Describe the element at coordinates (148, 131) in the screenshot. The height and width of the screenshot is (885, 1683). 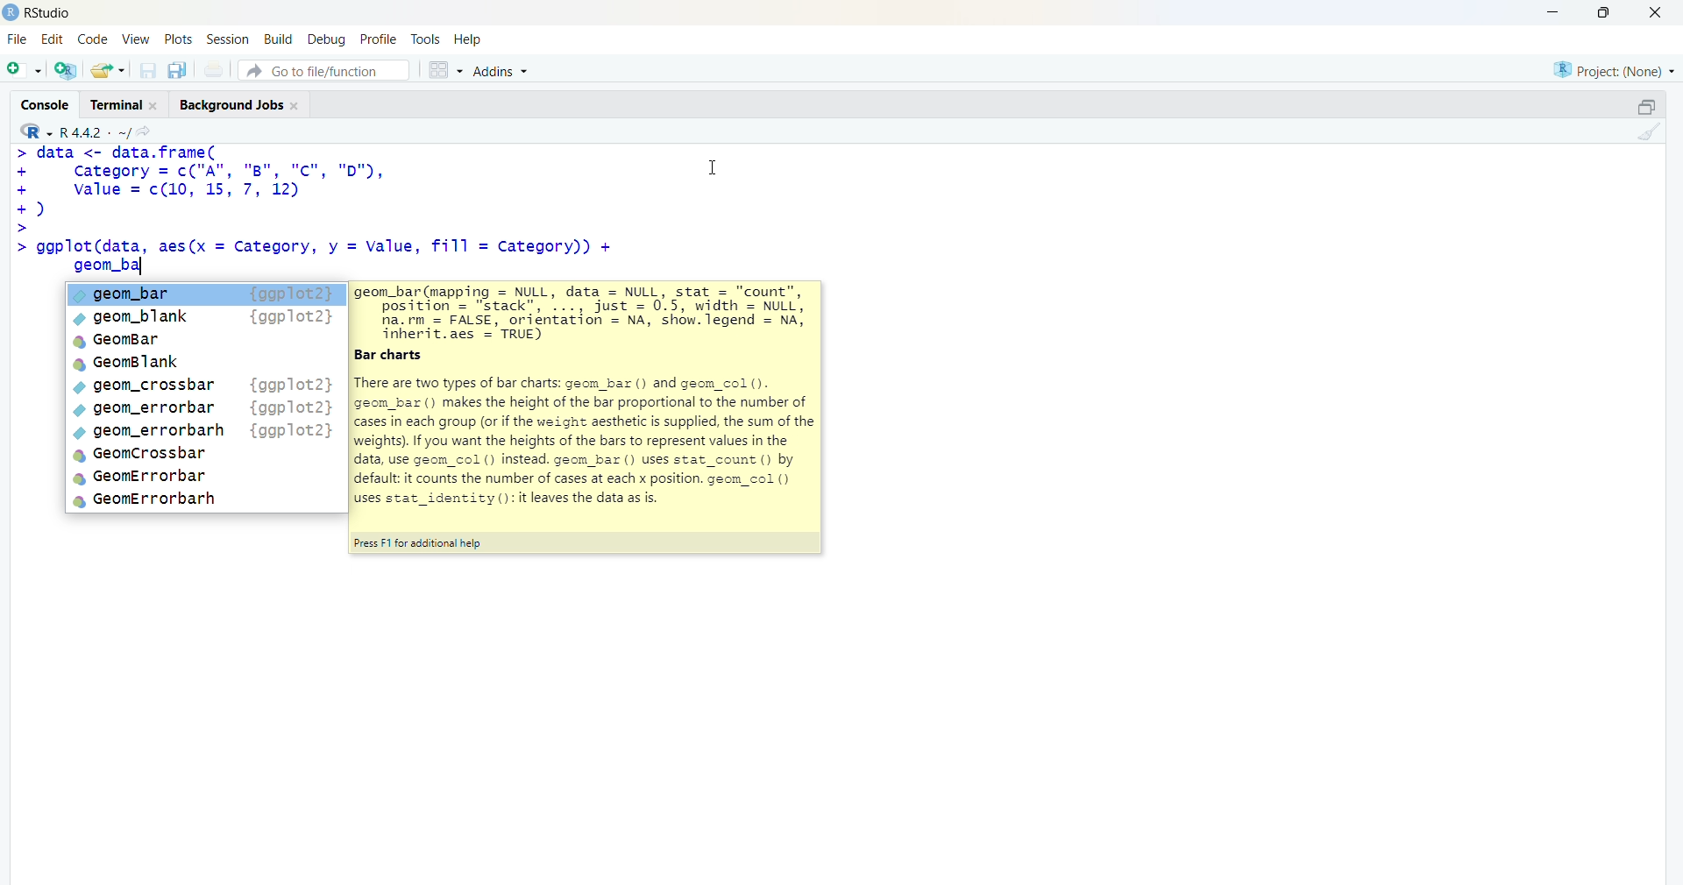
I see `go to directiory` at that location.